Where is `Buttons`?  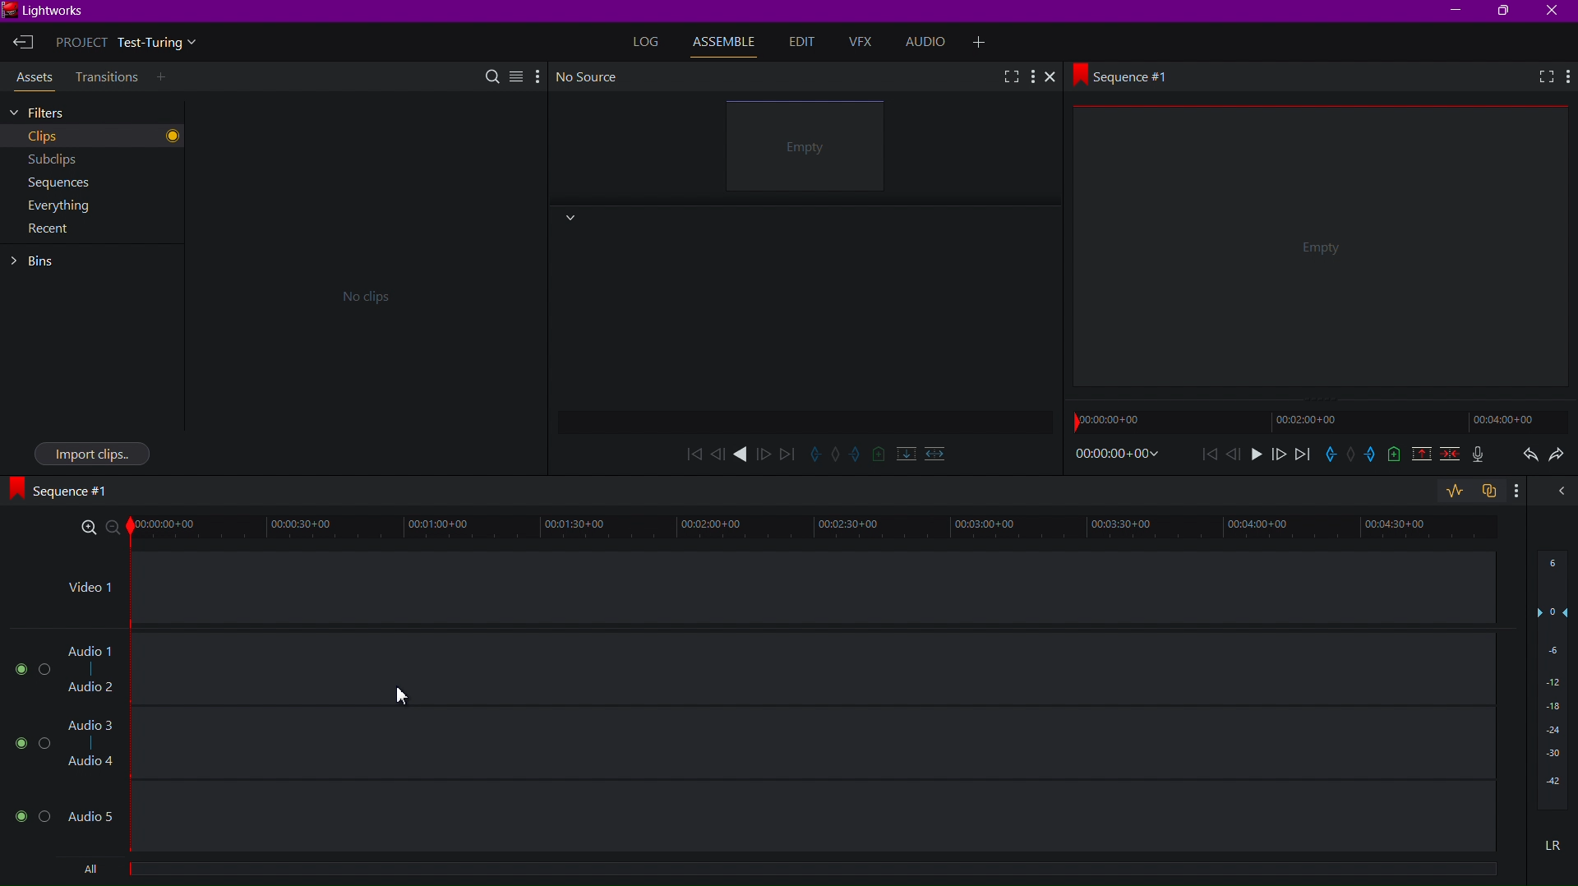 Buttons is located at coordinates (29, 742).